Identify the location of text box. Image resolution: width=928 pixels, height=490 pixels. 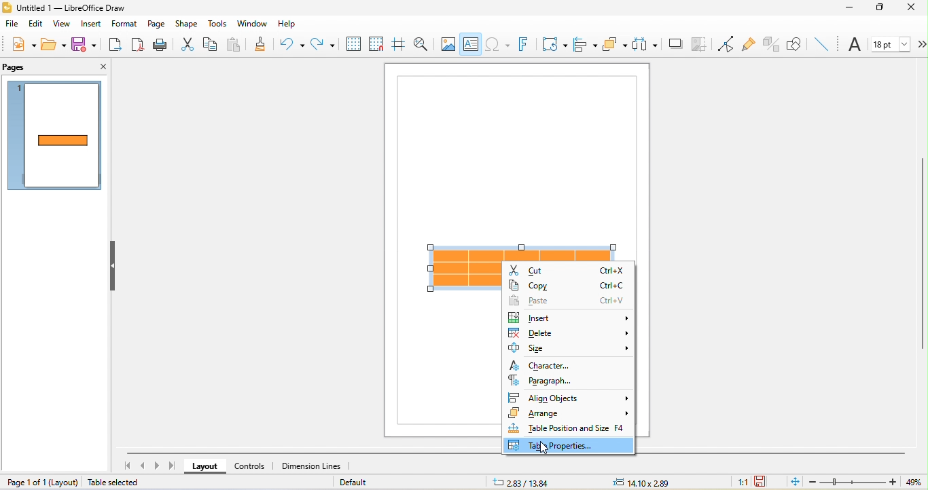
(471, 44).